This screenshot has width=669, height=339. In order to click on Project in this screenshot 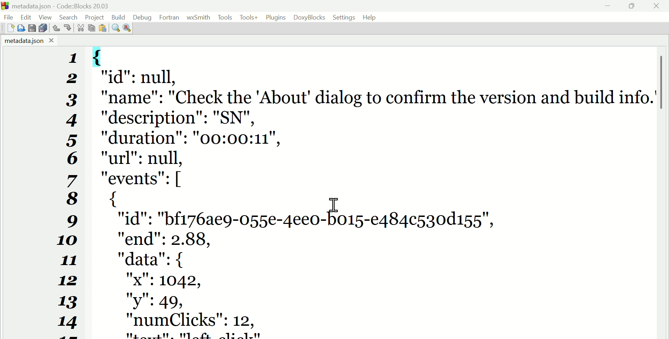, I will do `click(95, 16)`.